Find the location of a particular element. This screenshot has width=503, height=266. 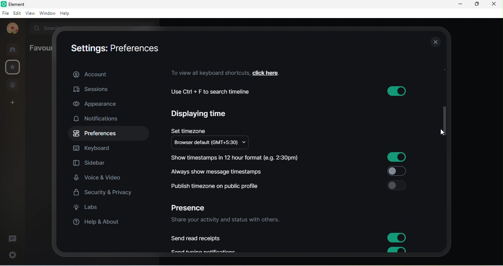

preference is located at coordinates (96, 134).